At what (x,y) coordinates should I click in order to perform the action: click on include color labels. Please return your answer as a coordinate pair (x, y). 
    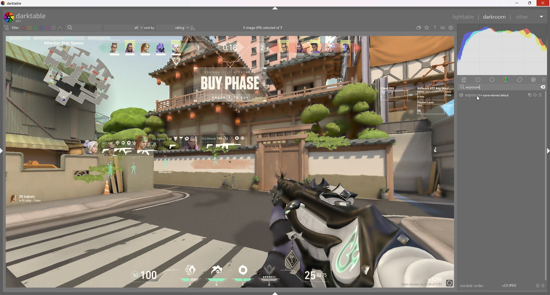
    Looking at the image, I should click on (61, 28).